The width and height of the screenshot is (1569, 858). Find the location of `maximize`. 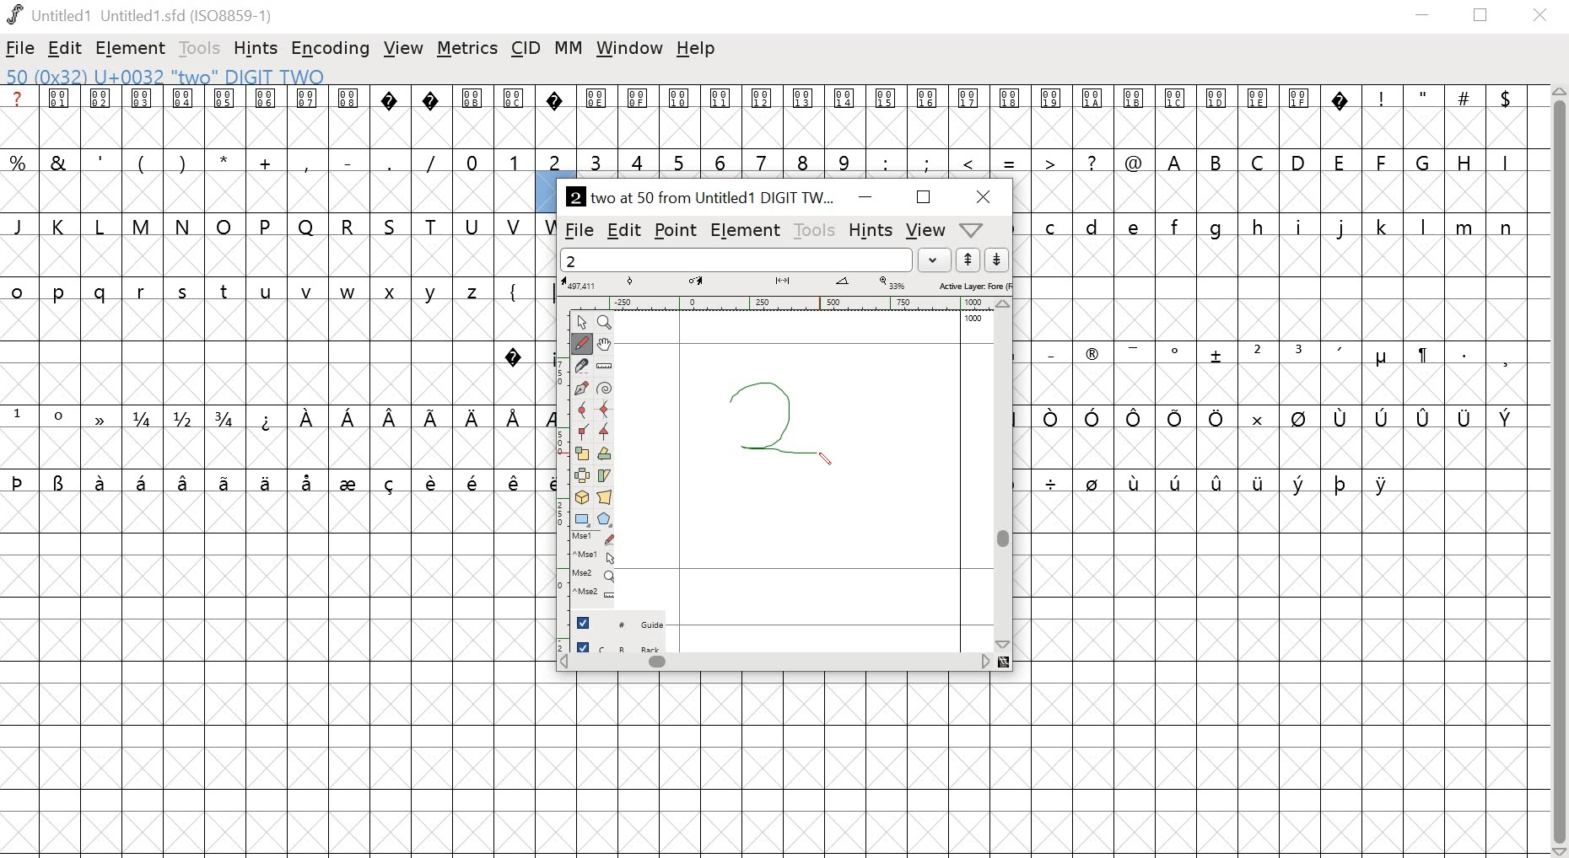

maximize is located at coordinates (925, 197).